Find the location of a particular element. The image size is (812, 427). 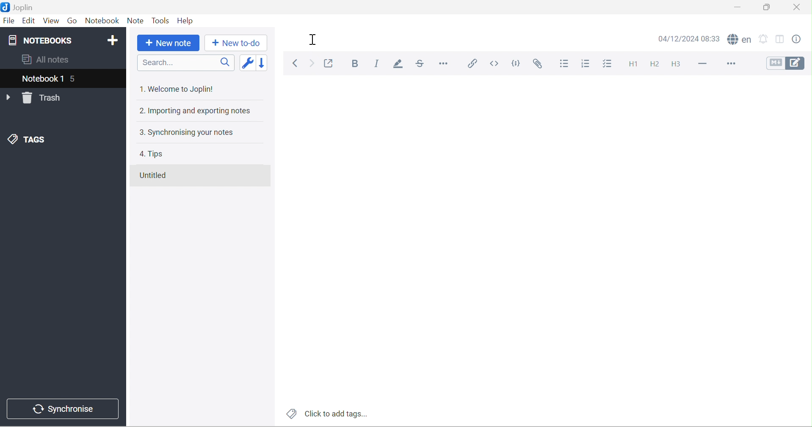

2. Importing and exporting notes is located at coordinates (197, 112).